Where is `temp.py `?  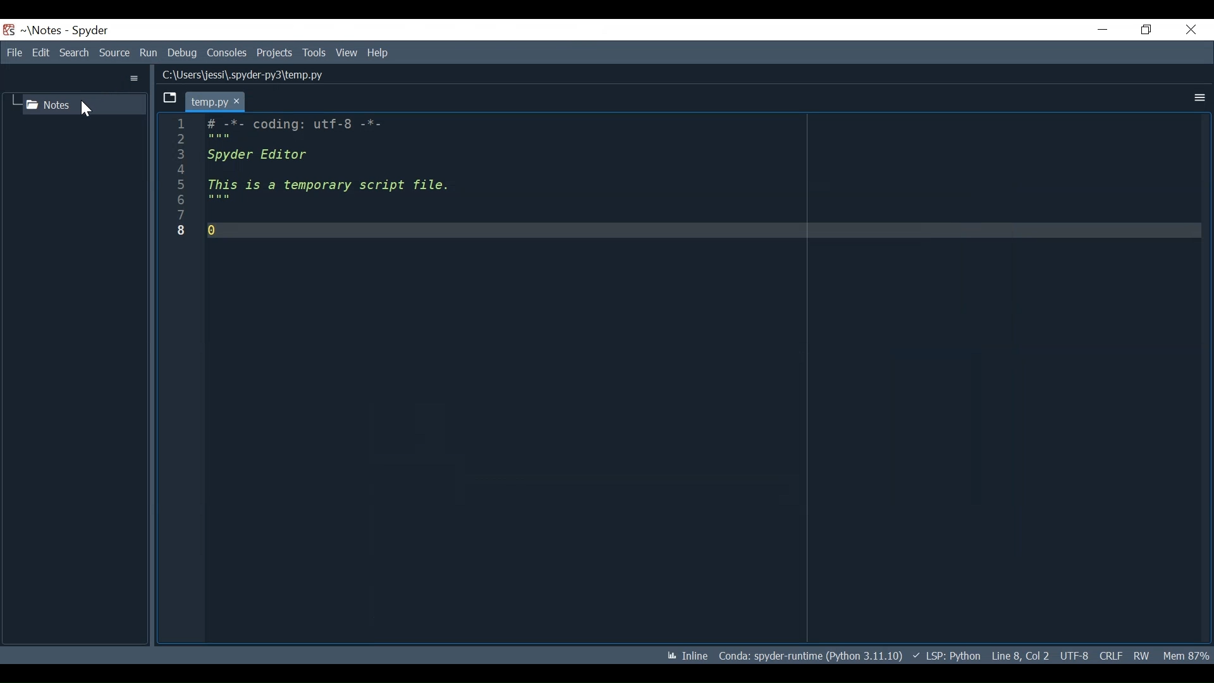 temp.py  is located at coordinates (215, 102).